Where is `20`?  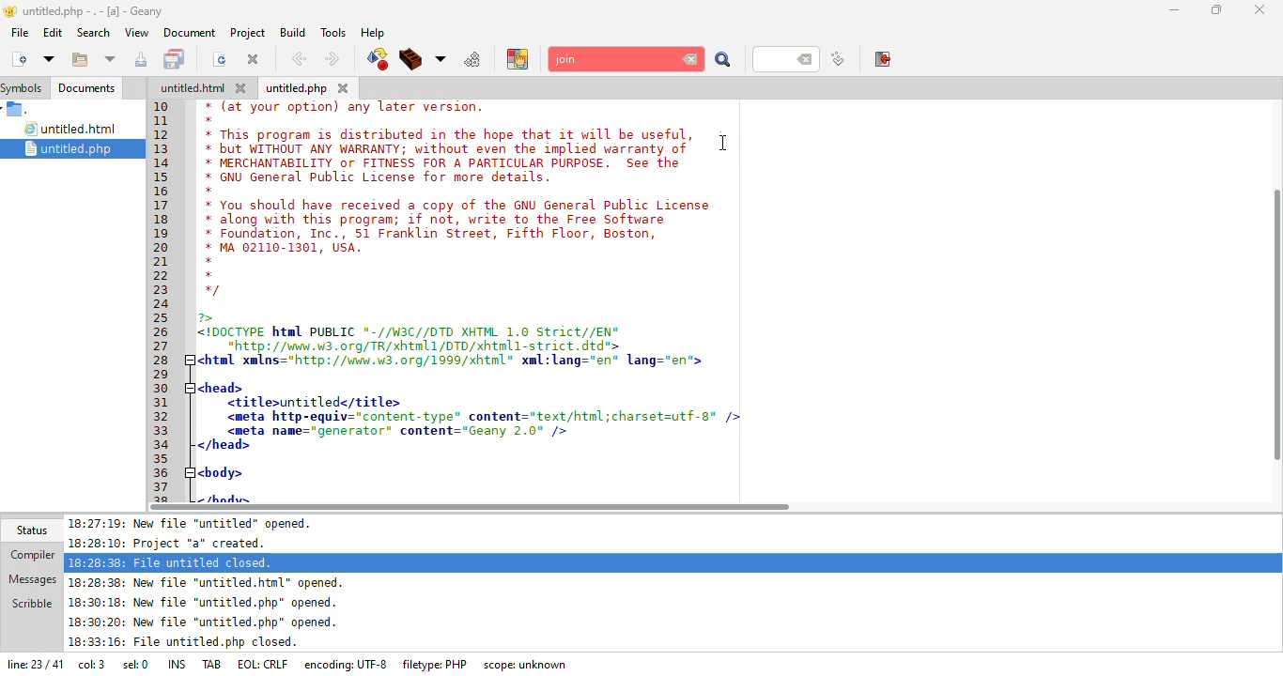 20 is located at coordinates (161, 246).